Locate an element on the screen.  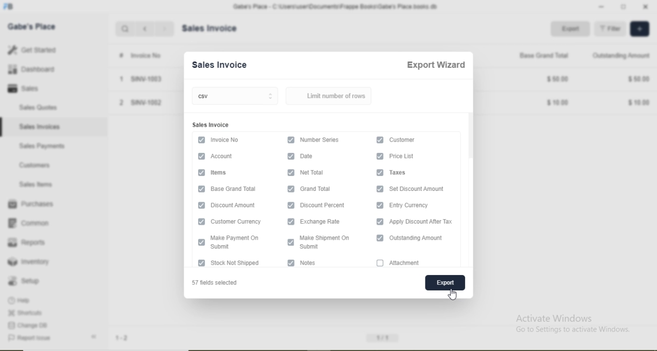
Grand Total is located at coordinates (322, 189).